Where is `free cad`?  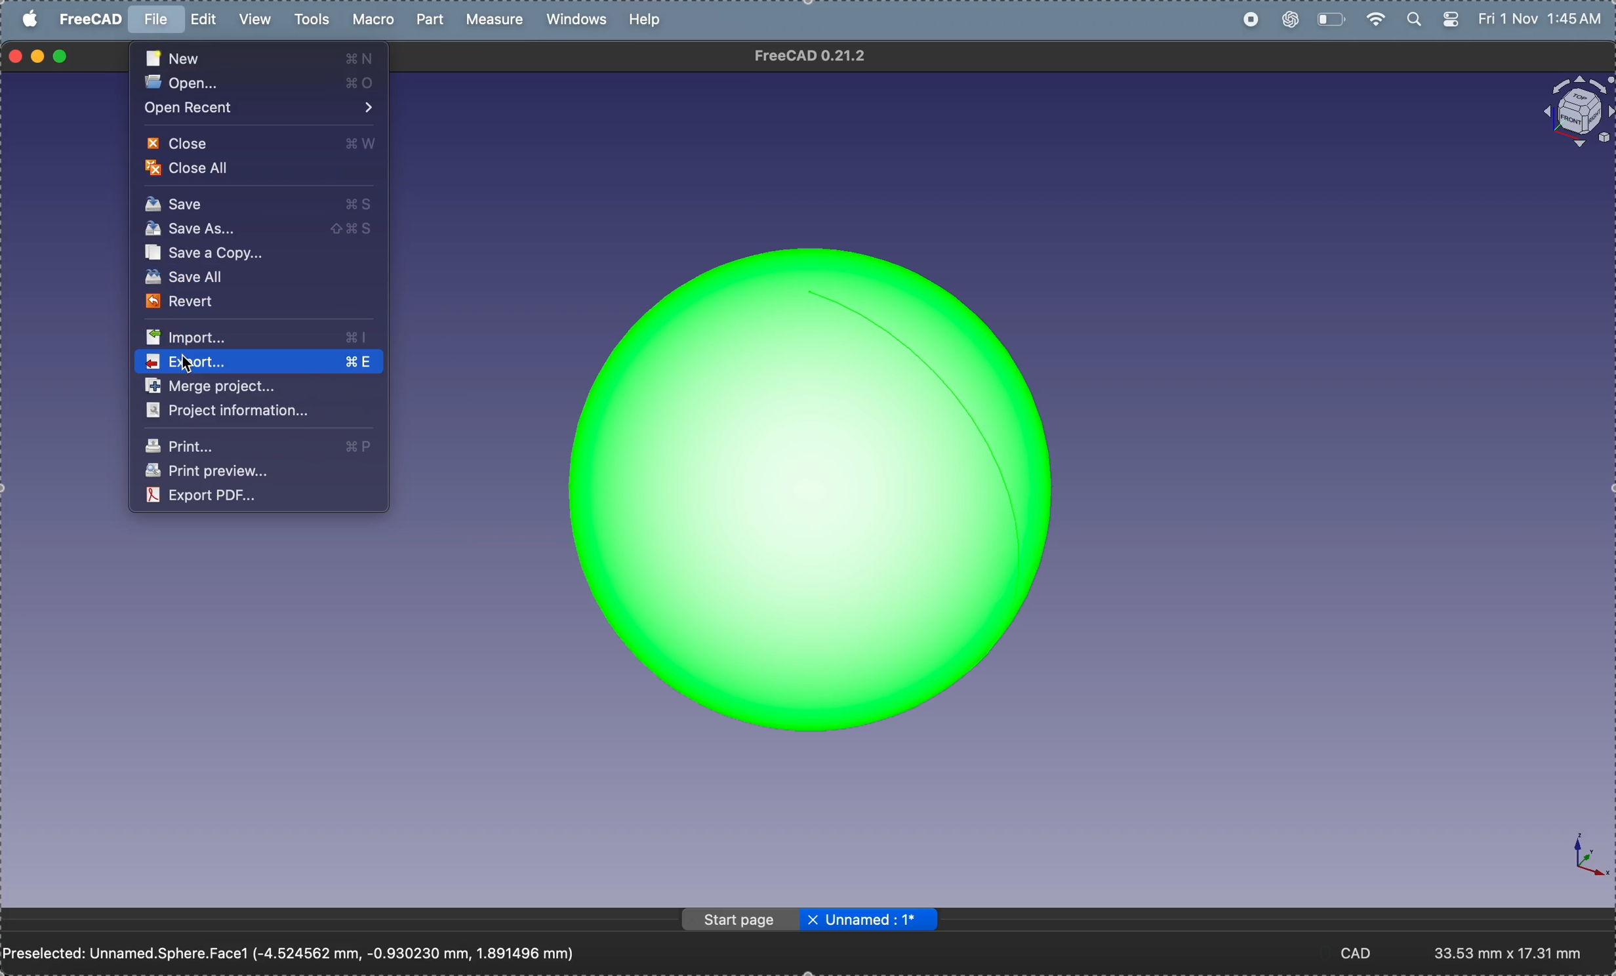
free cad is located at coordinates (92, 22).